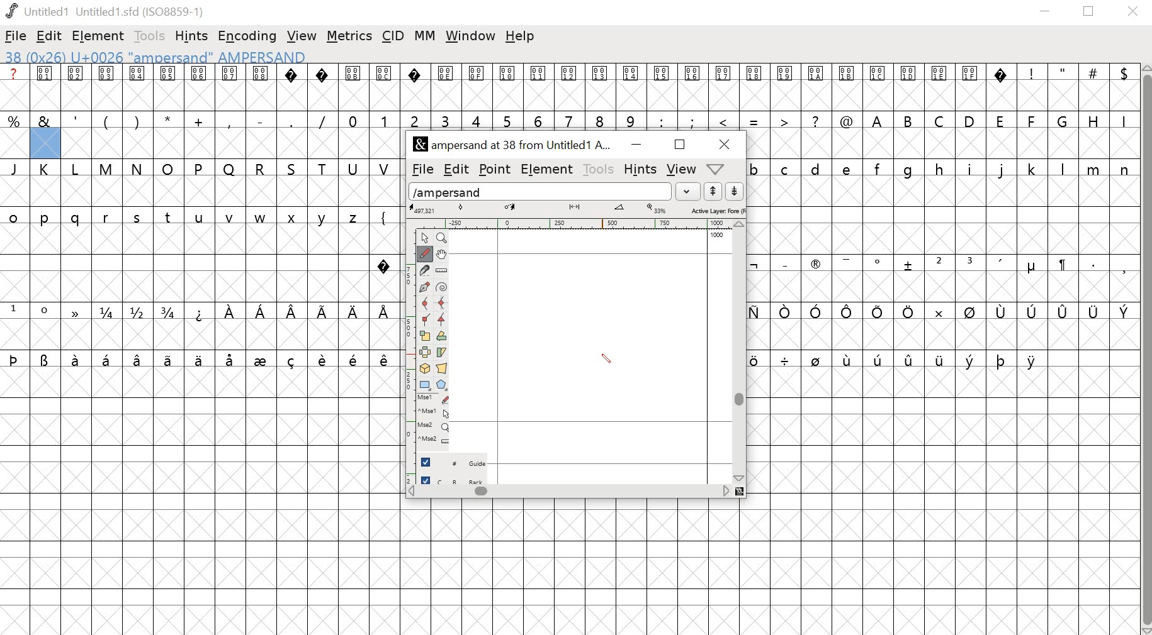 This screenshot has width=1152, height=635. I want to click on 000F, so click(477, 87).